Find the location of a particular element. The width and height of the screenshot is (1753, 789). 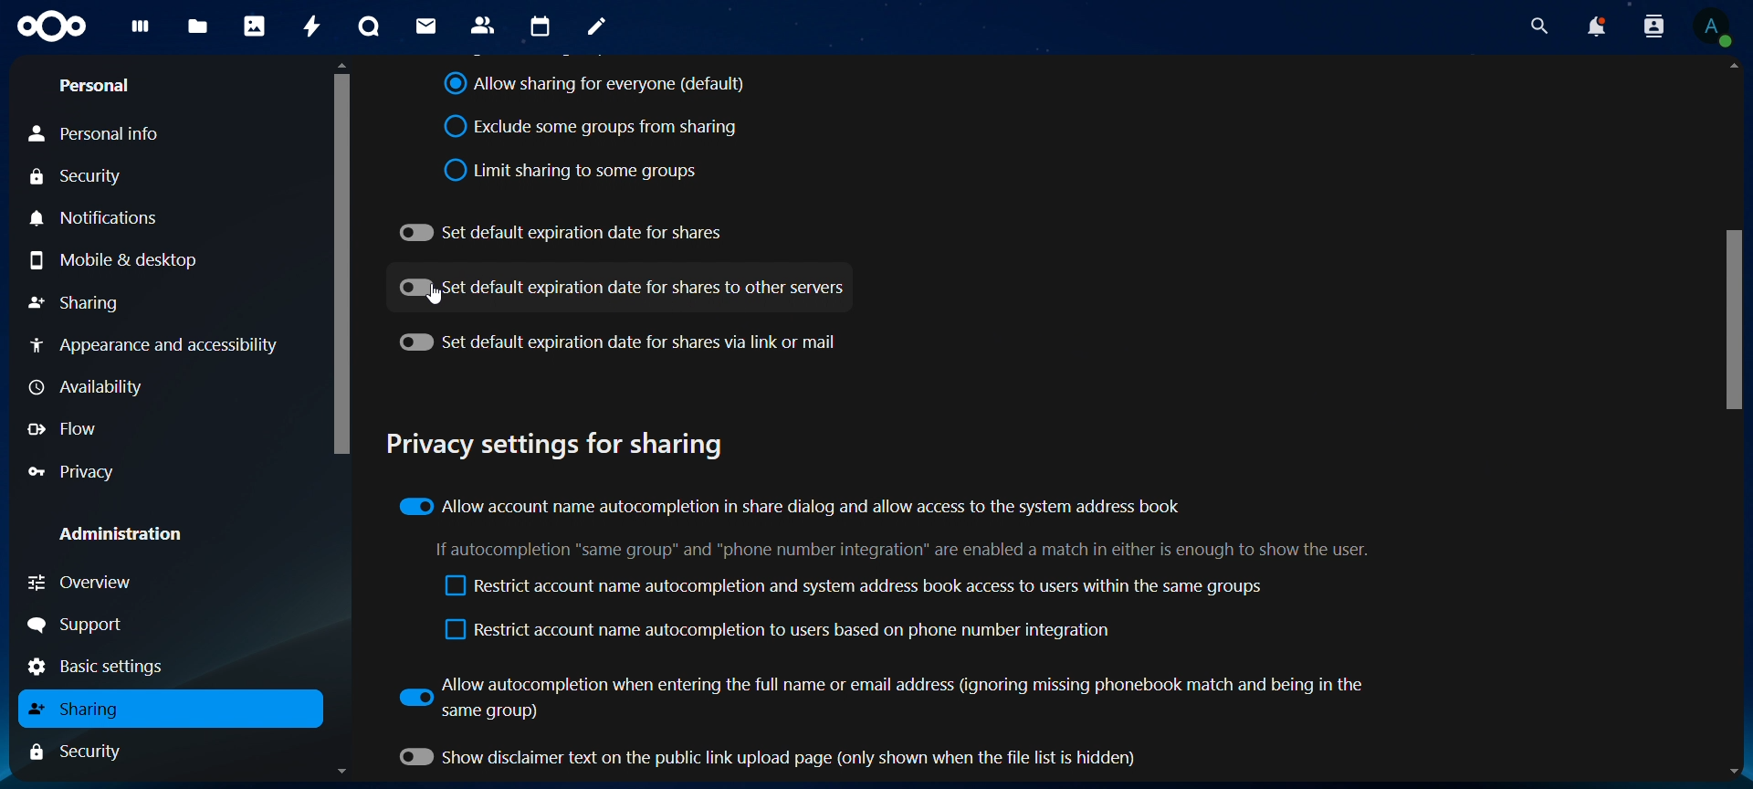

Scrollbar is located at coordinates (1734, 421).